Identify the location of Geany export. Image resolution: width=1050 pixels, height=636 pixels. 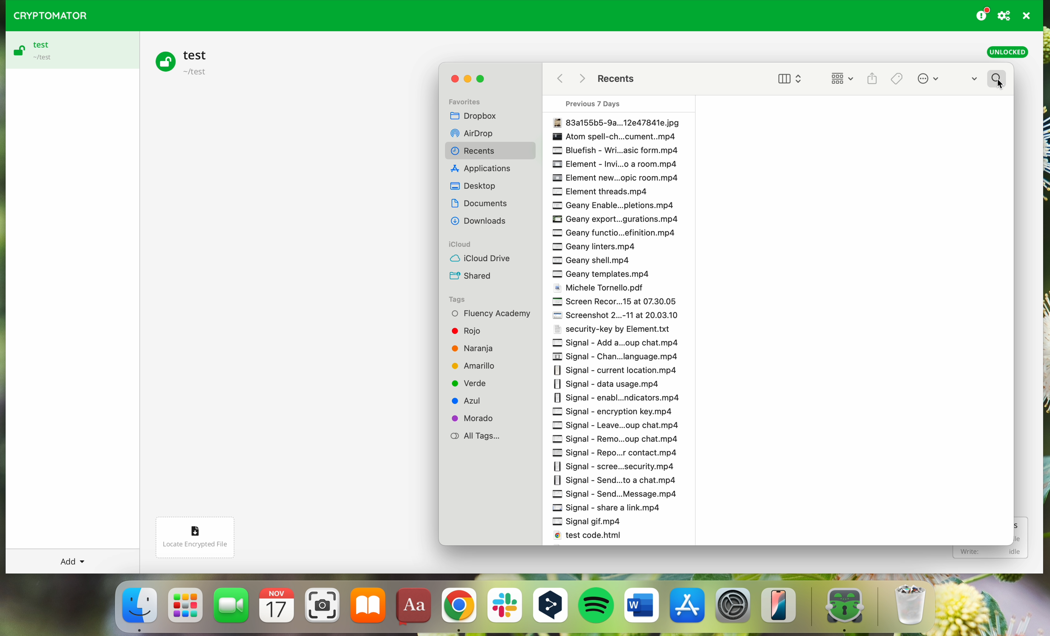
(619, 220).